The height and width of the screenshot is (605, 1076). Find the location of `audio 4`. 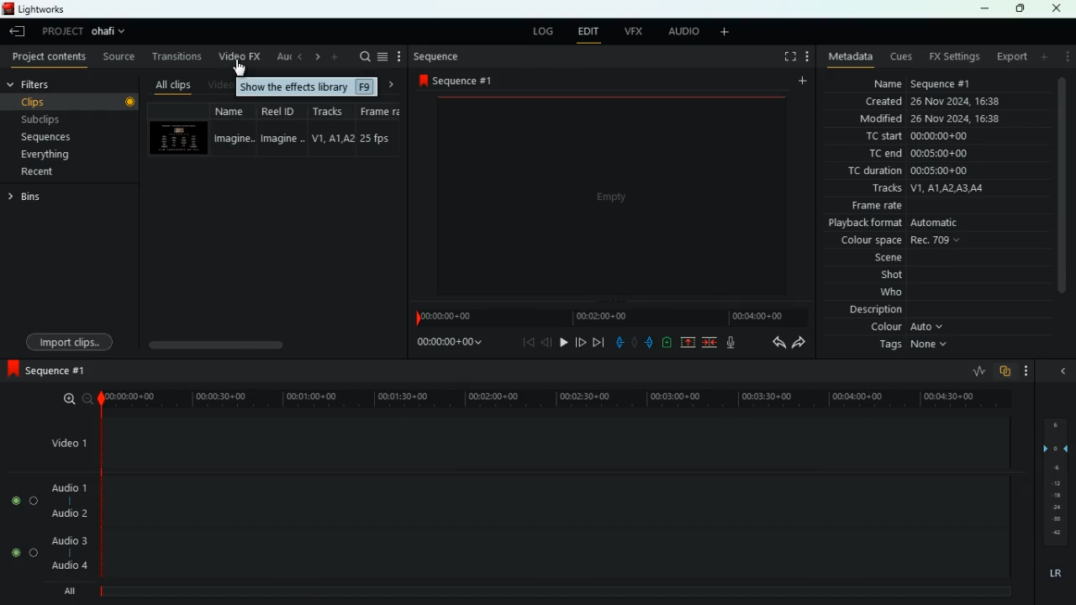

audio 4 is located at coordinates (71, 566).